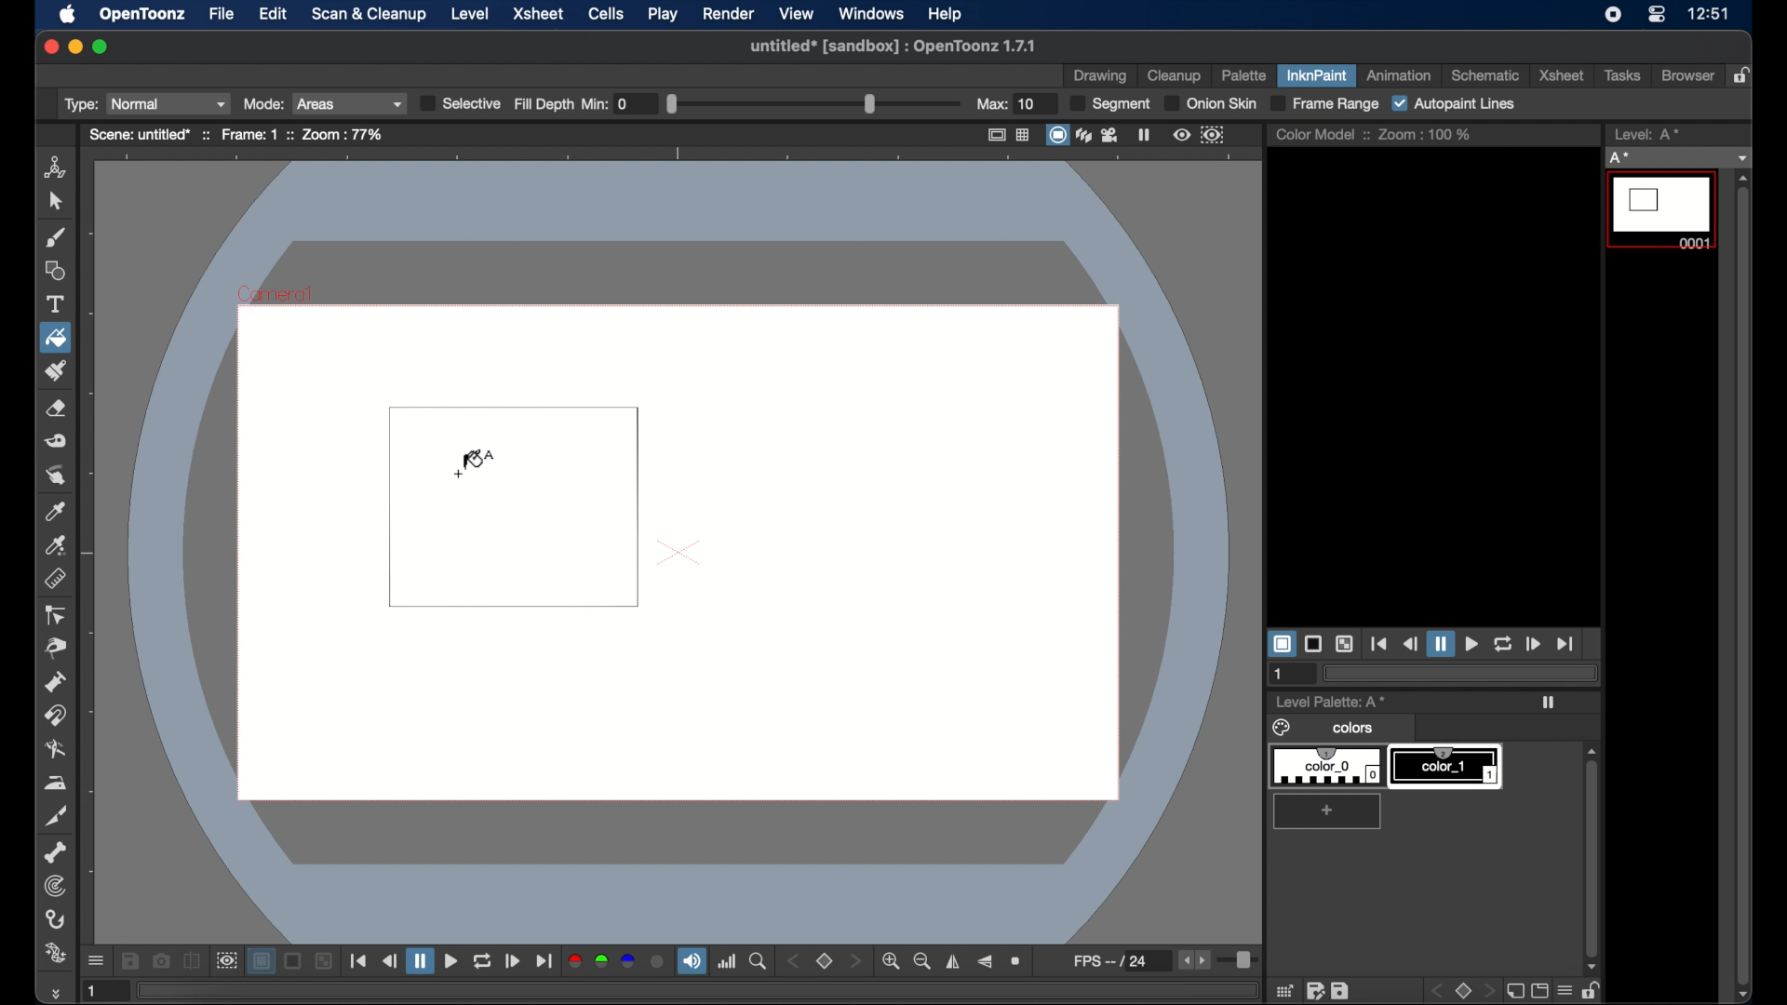 This screenshot has width=1787, height=1005. I want to click on ontrol point editor tool, so click(55, 615).